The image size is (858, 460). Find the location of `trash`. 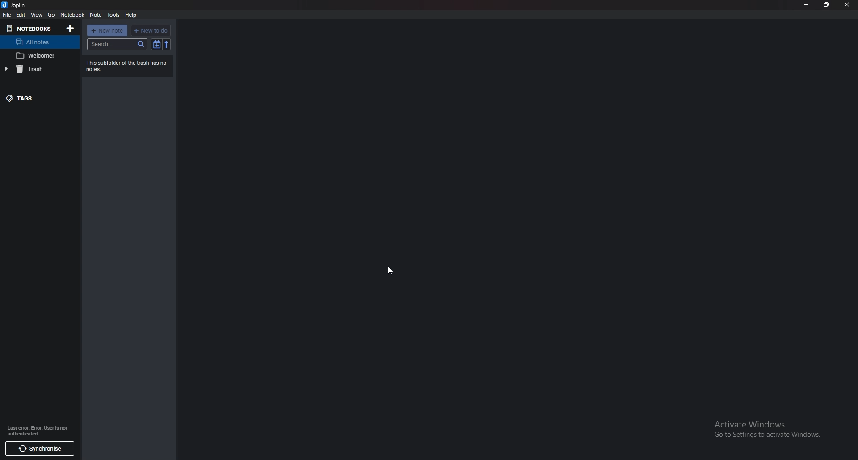

trash is located at coordinates (38, 69).